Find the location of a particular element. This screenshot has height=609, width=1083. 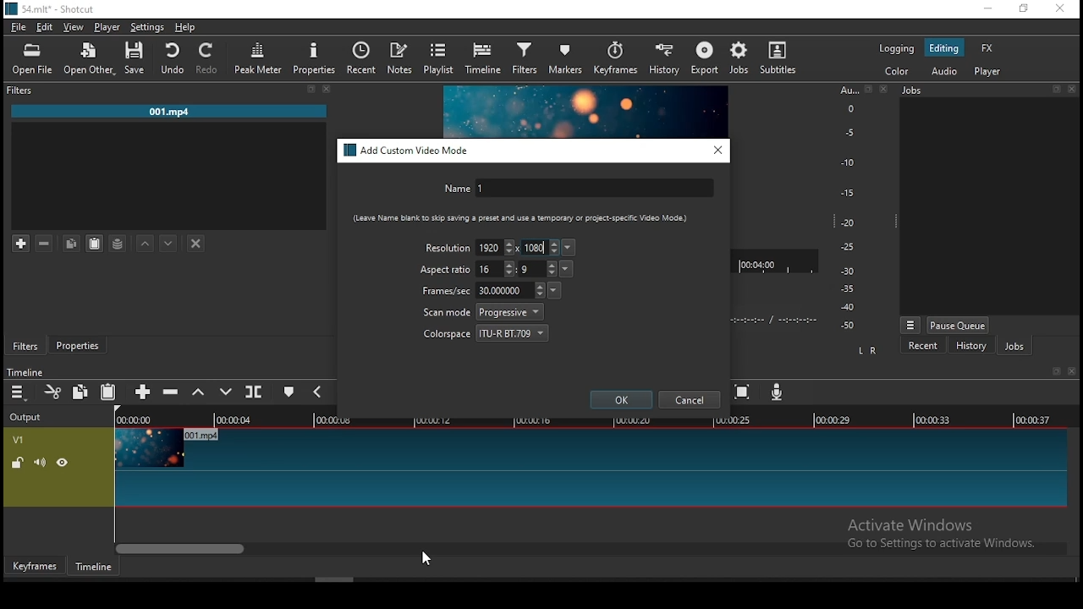

paste is located at coordinates (95, 244).